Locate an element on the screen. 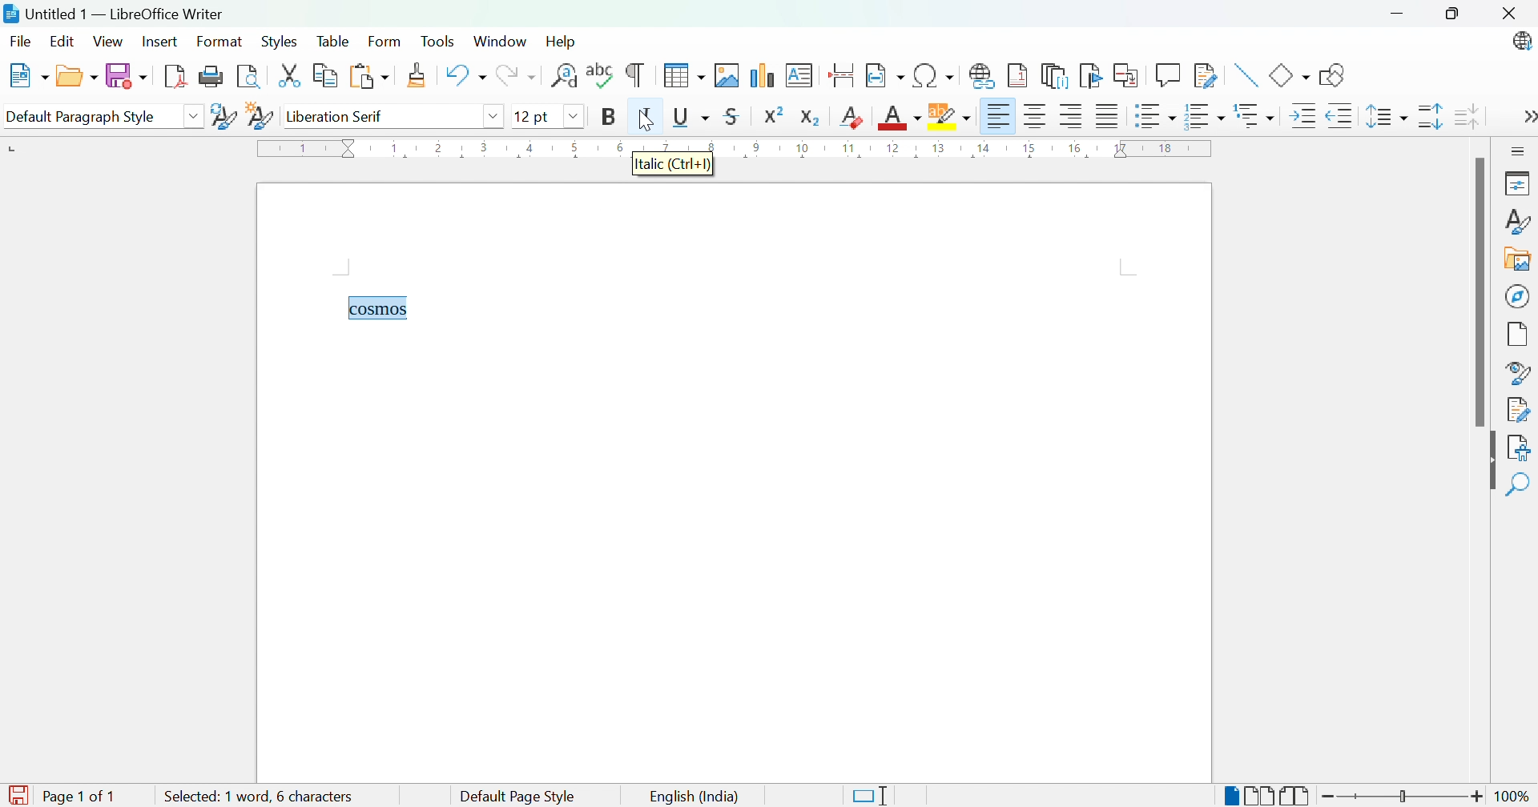  Tools is located at coordinates (441, 42).